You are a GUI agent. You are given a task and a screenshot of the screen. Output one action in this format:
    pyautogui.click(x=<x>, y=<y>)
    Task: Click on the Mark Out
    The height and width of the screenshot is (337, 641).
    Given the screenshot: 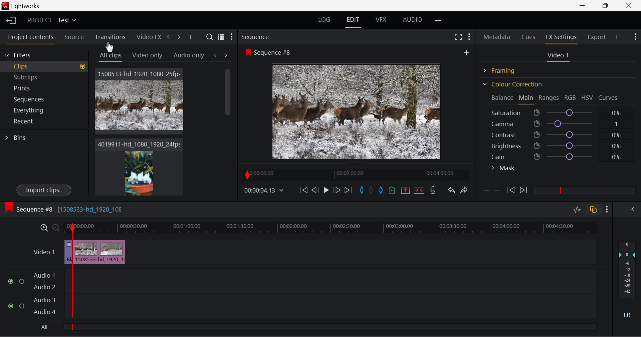 What is the action you would take?
    pyautogui.click(x=381, y=191)
    